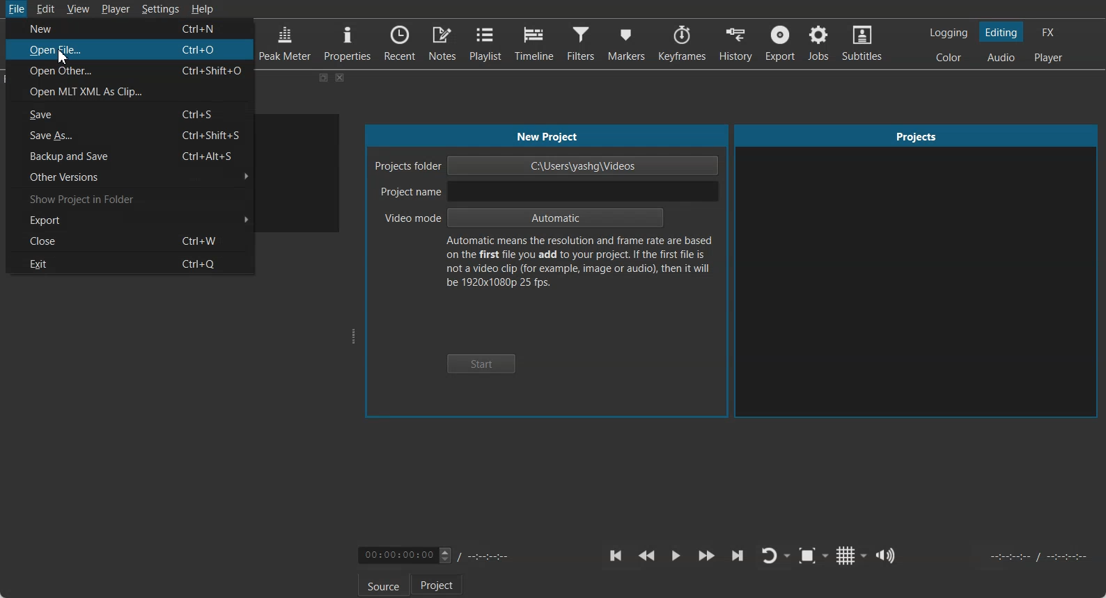 This screenshot has height=598, width=1106. Describe the element at coordinates (788, 556) in the screenshot. I see `Drop down box` at that location.